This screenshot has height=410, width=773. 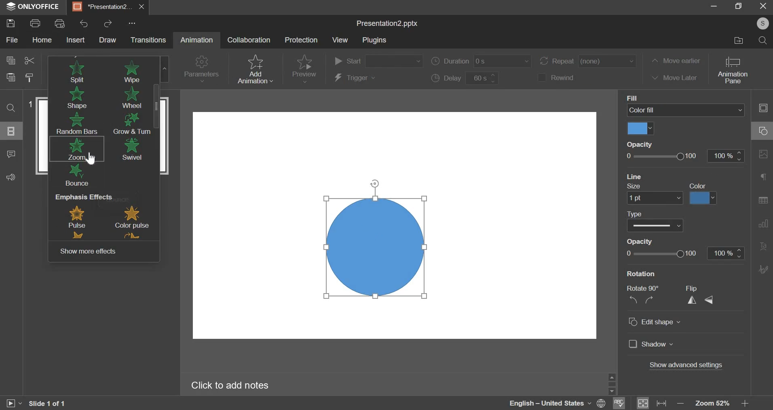 What do you see at coordinates (30, 78) in the screenshot?
I see `copy slide` at bounding box center [30, 78].